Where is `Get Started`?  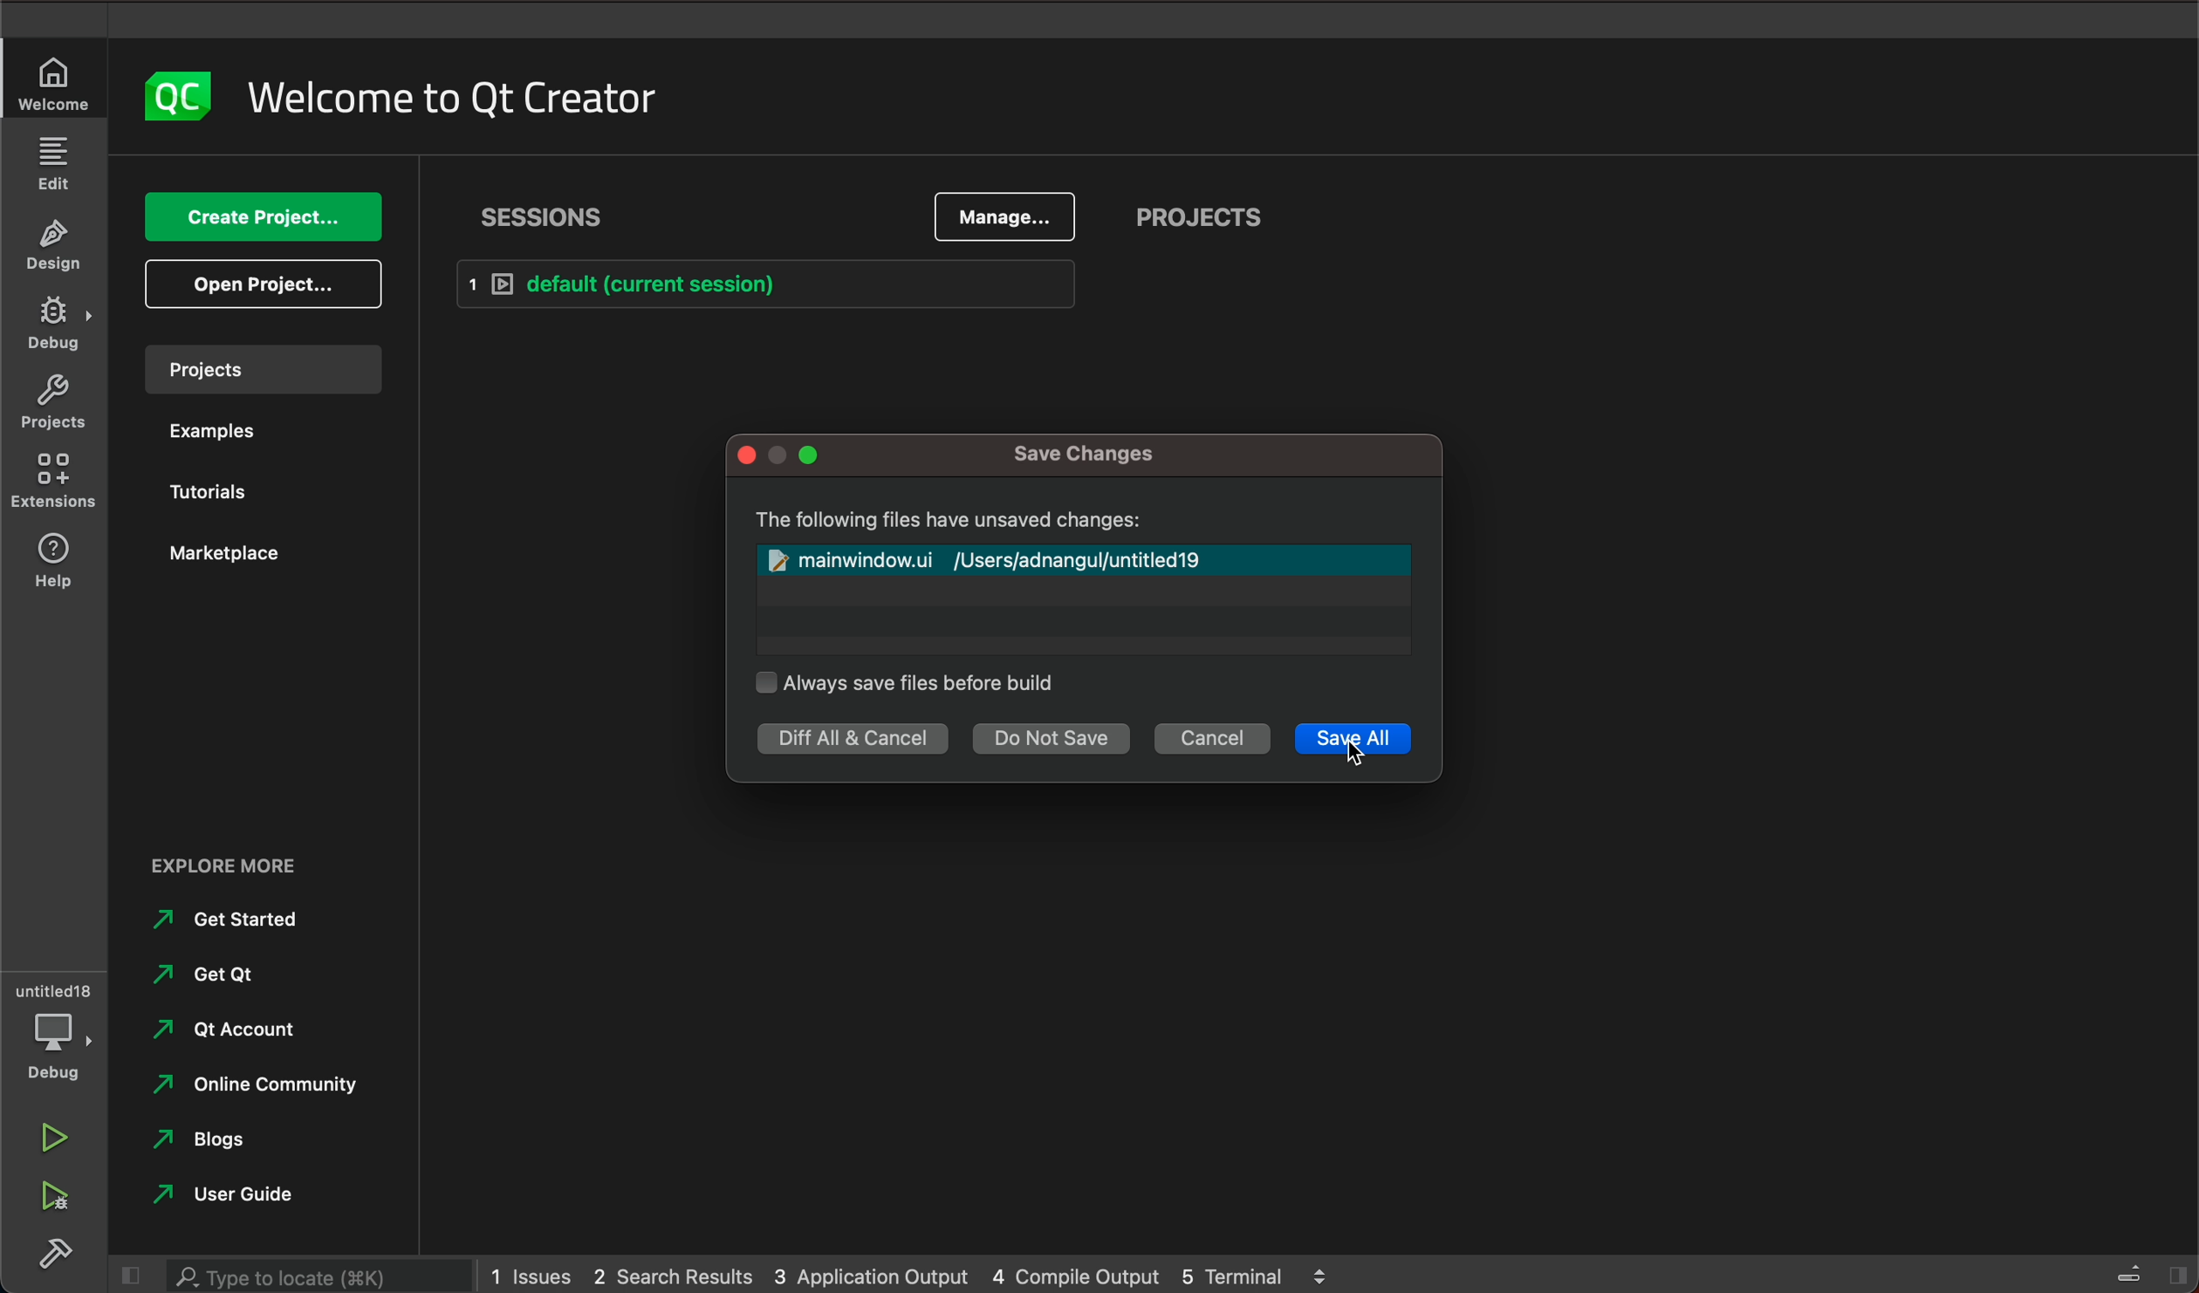 Get Started is located at coordinates (231, 916).